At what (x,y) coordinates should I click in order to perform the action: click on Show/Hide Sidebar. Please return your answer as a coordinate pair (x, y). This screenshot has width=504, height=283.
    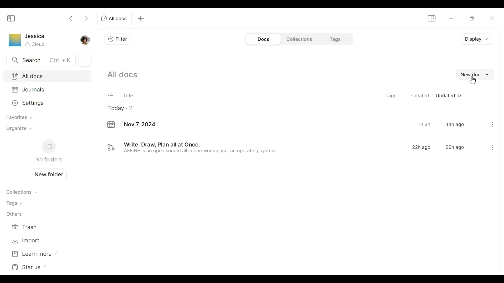
    Looking at the image, I should click on (431, 18).